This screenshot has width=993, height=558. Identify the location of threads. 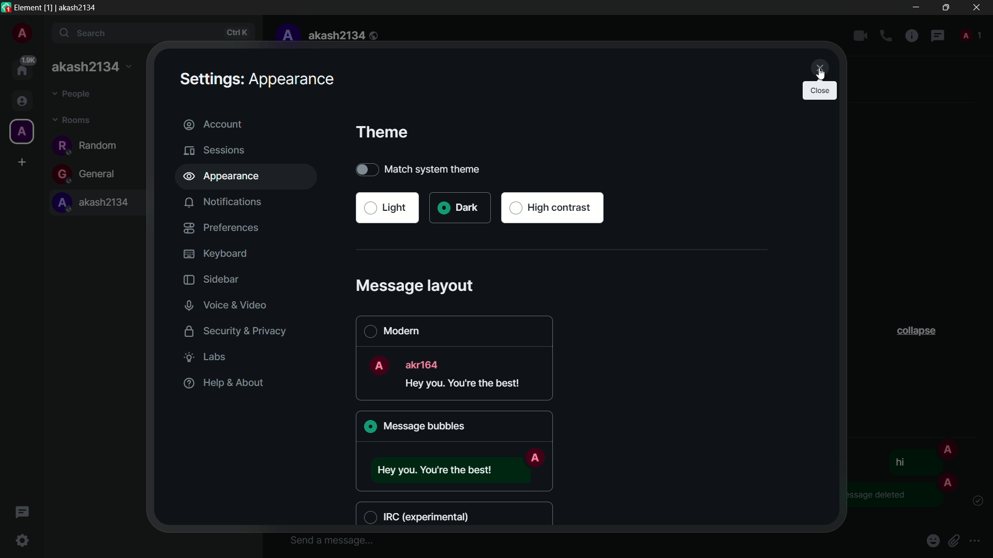
(938, 37).